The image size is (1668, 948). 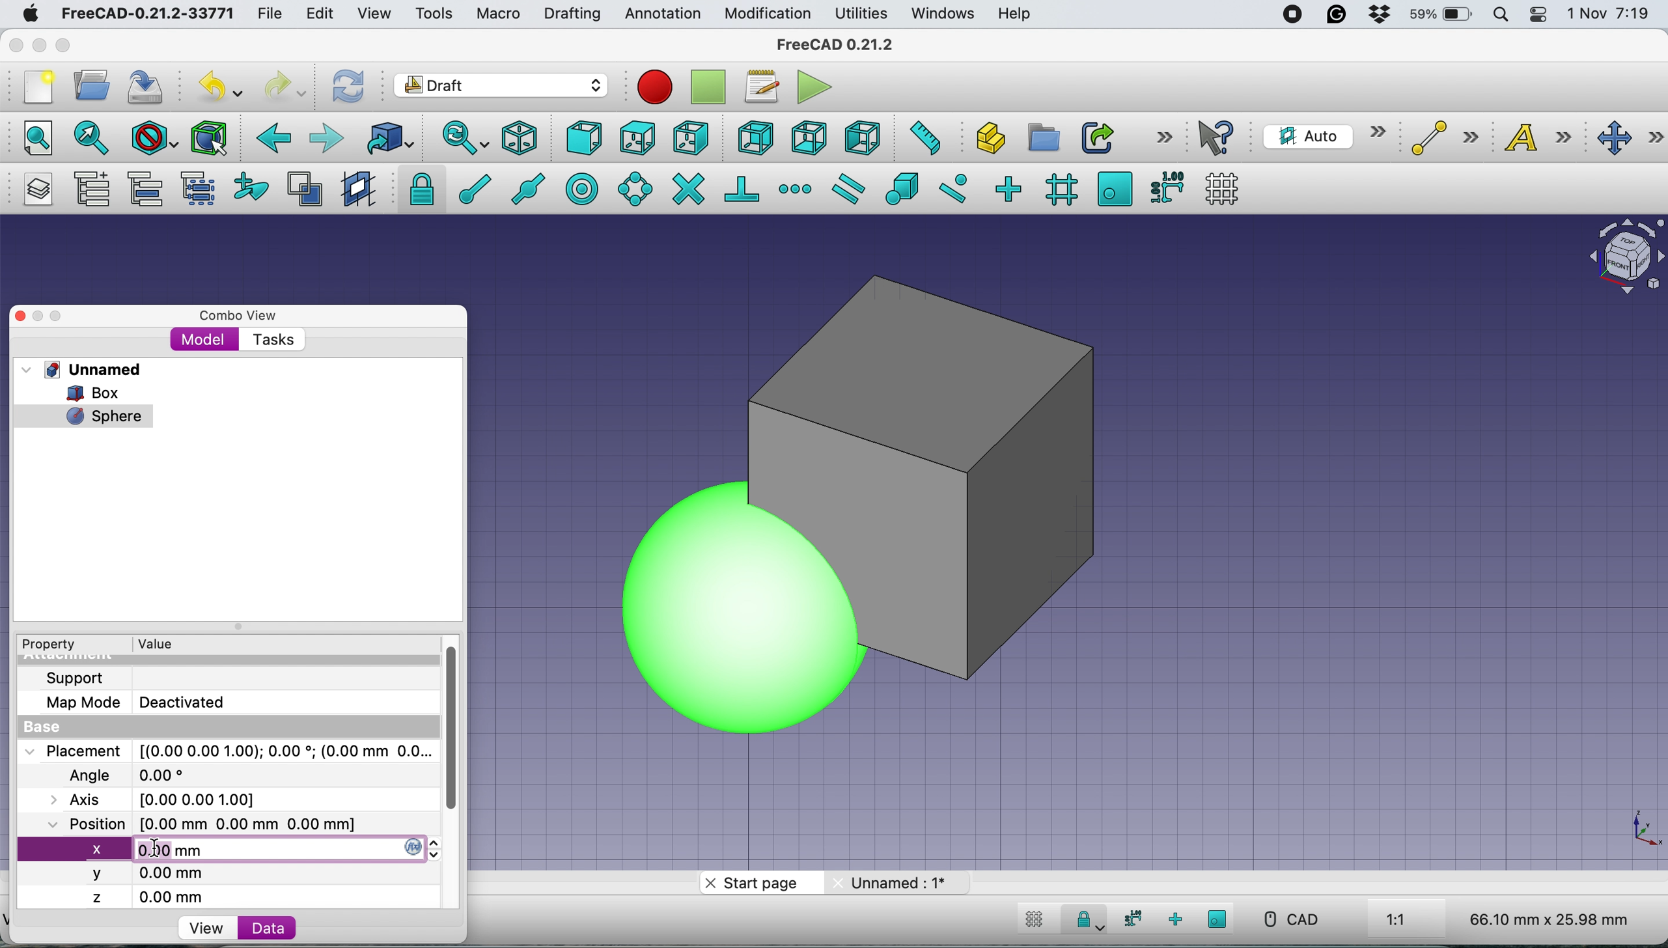 What do you see at coordinates (757, 885) in the screenshot?
I see `start page` at bounding box center [757, 885].